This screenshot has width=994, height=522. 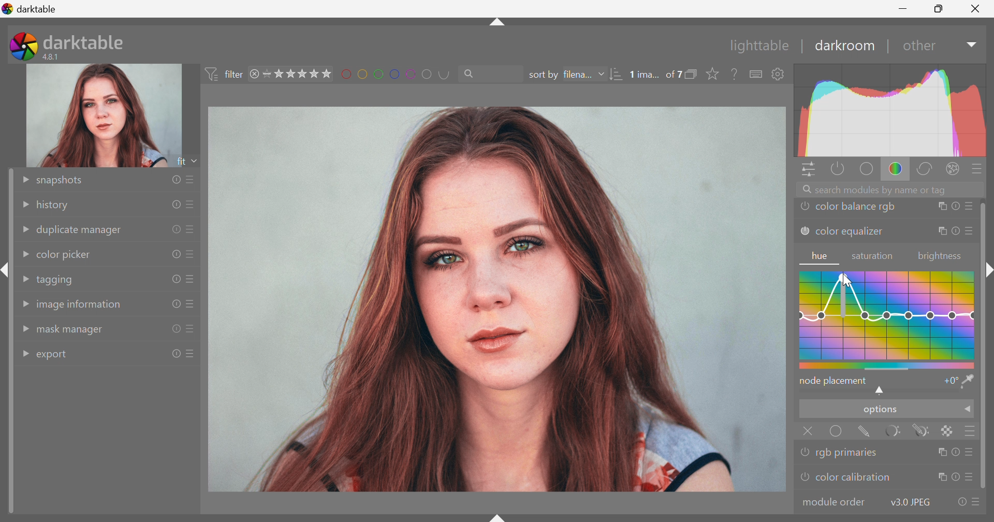 I want to click on Collapse , so click(x=989, y=270).